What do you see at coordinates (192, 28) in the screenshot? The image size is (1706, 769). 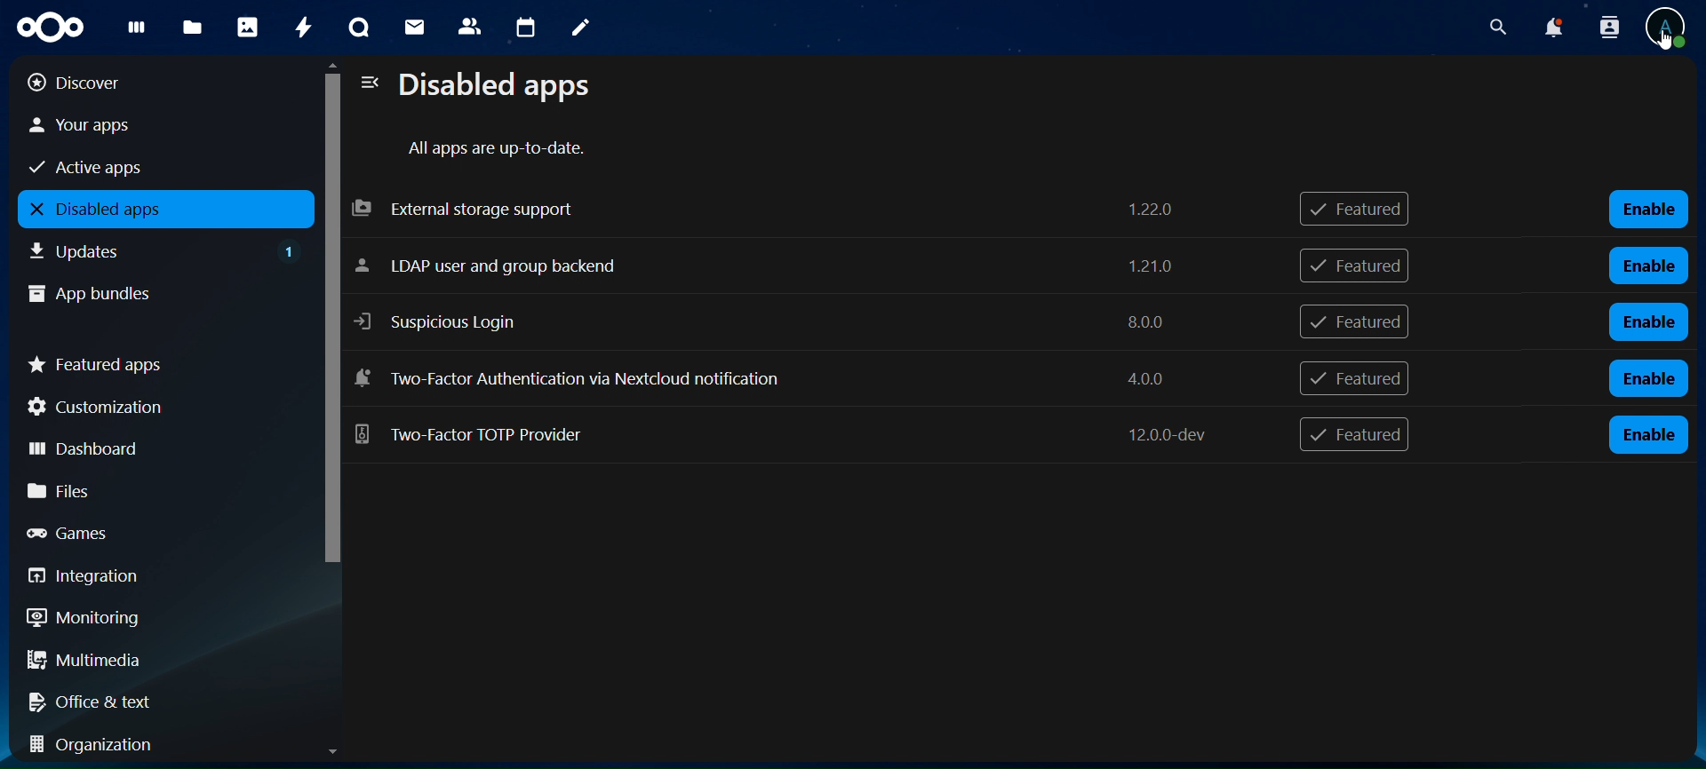 I see `files` at bounding box center [192, 28].